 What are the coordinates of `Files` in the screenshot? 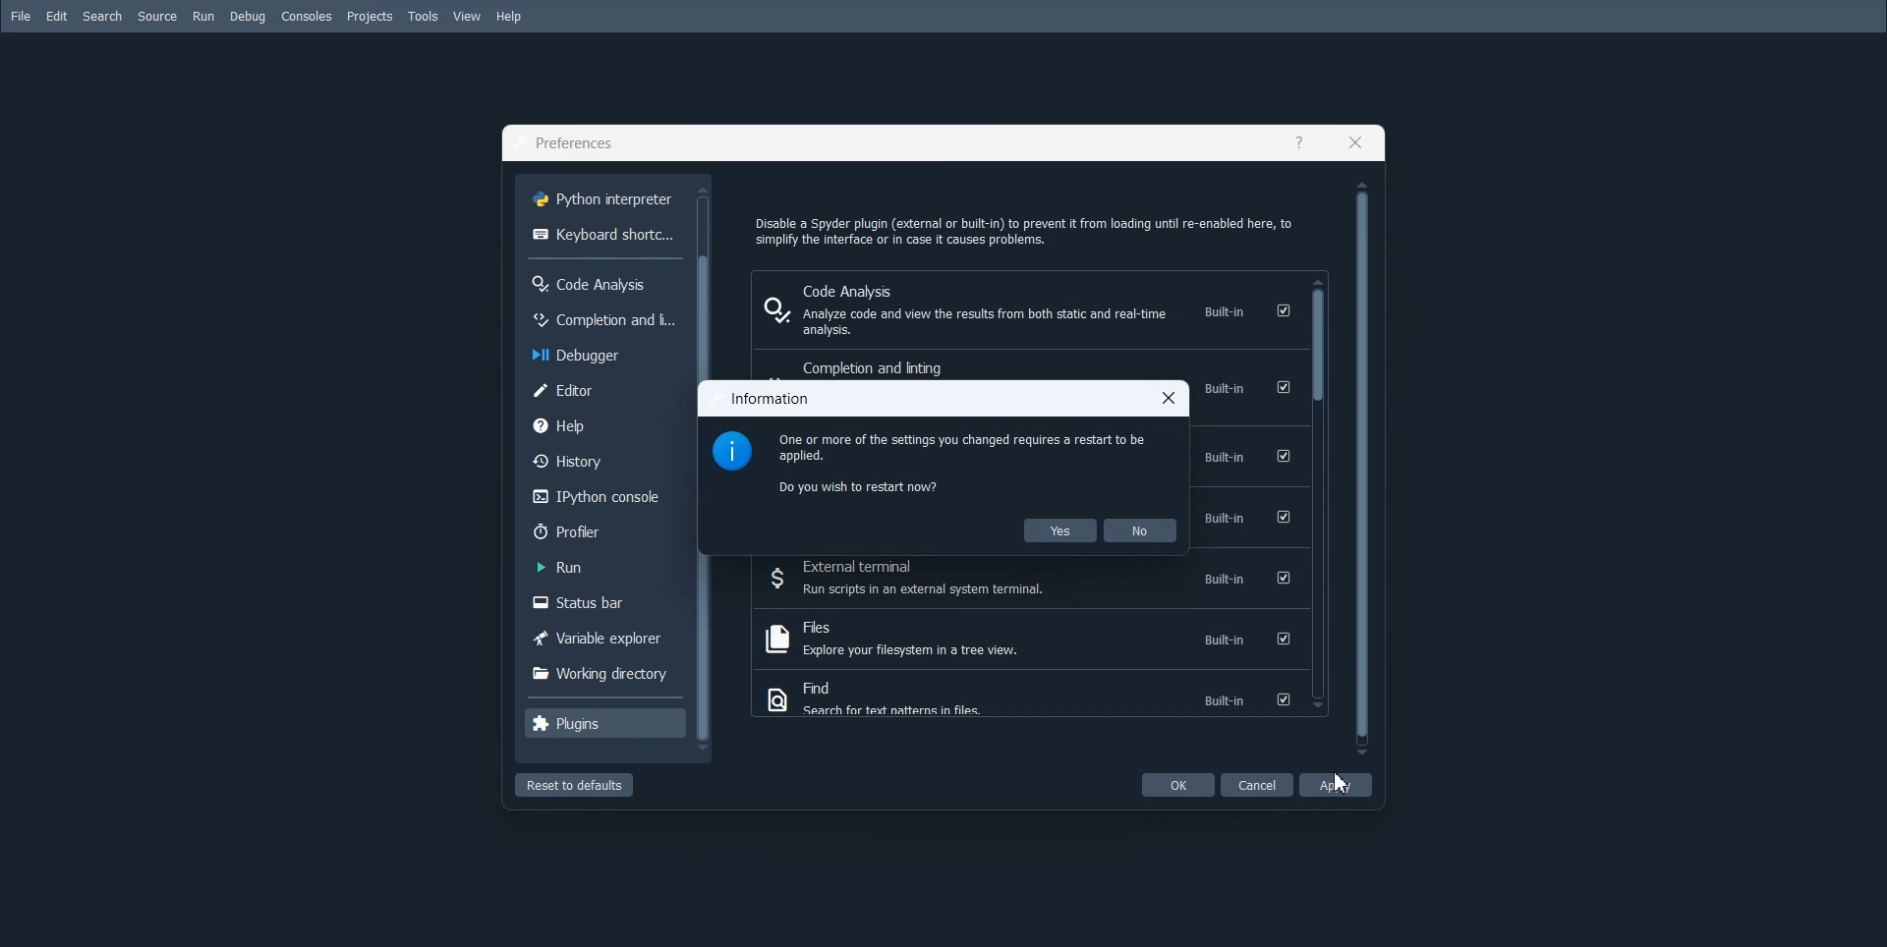 It's located at (1029, 638).